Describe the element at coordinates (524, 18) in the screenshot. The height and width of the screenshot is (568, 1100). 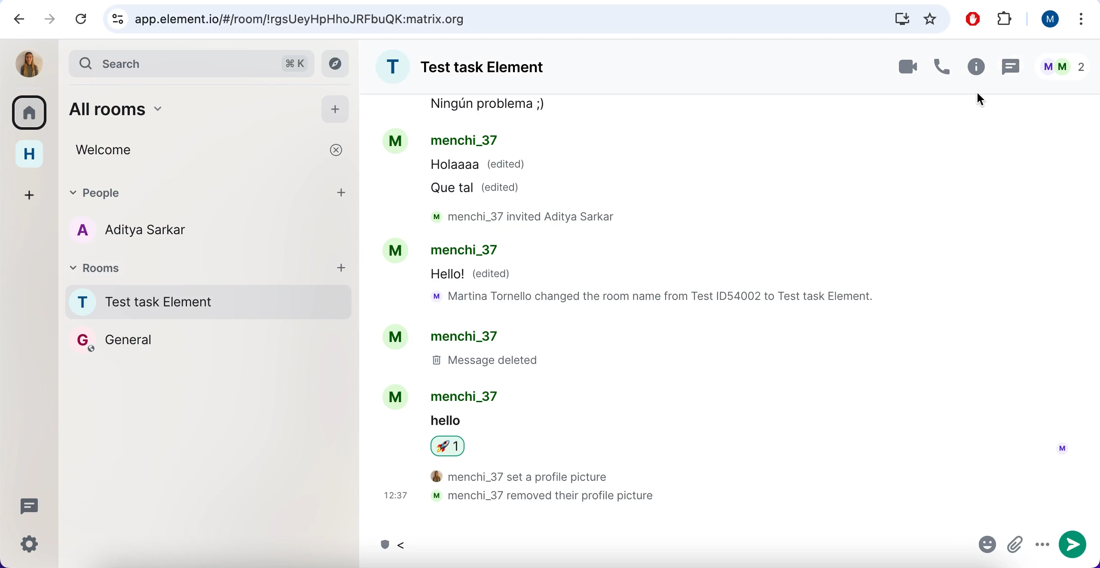
I see `search bar` at that location.